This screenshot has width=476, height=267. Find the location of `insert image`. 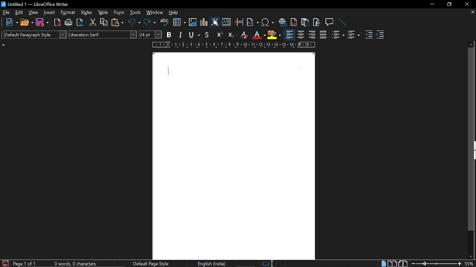

insert image is located at coordinates (193, 22).